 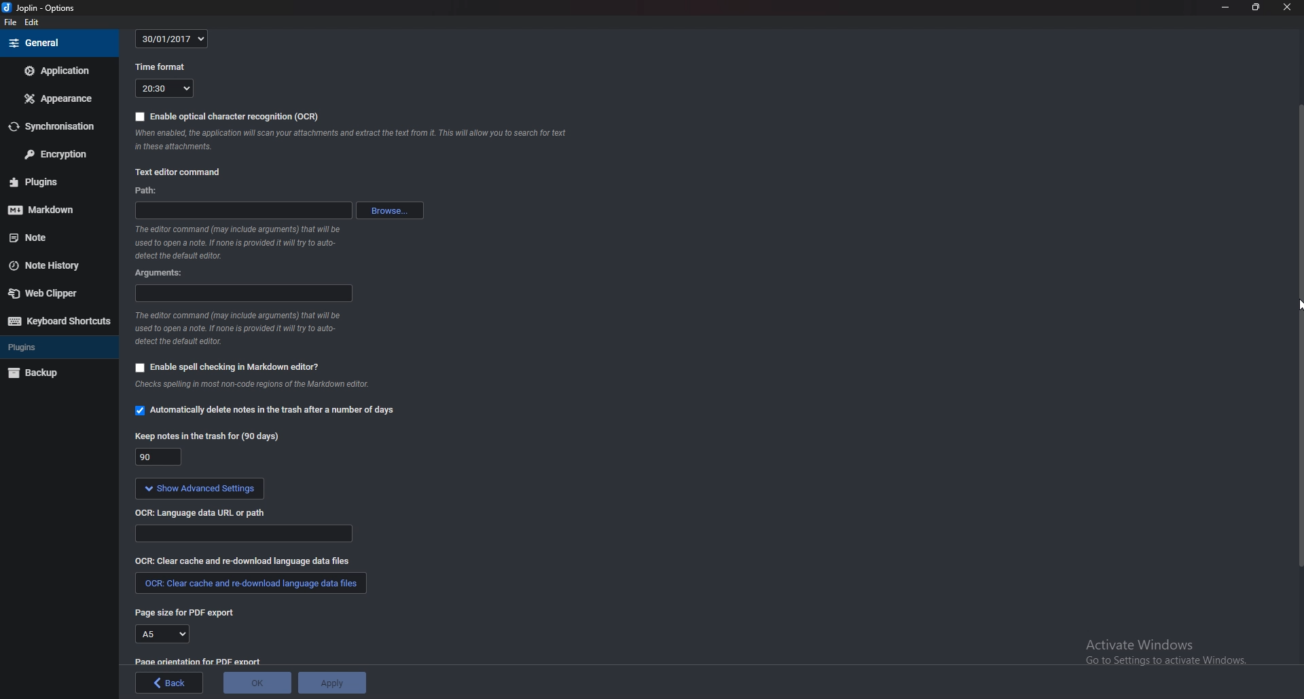 I want to click on Info on editor command, so click(x=240, y=328).